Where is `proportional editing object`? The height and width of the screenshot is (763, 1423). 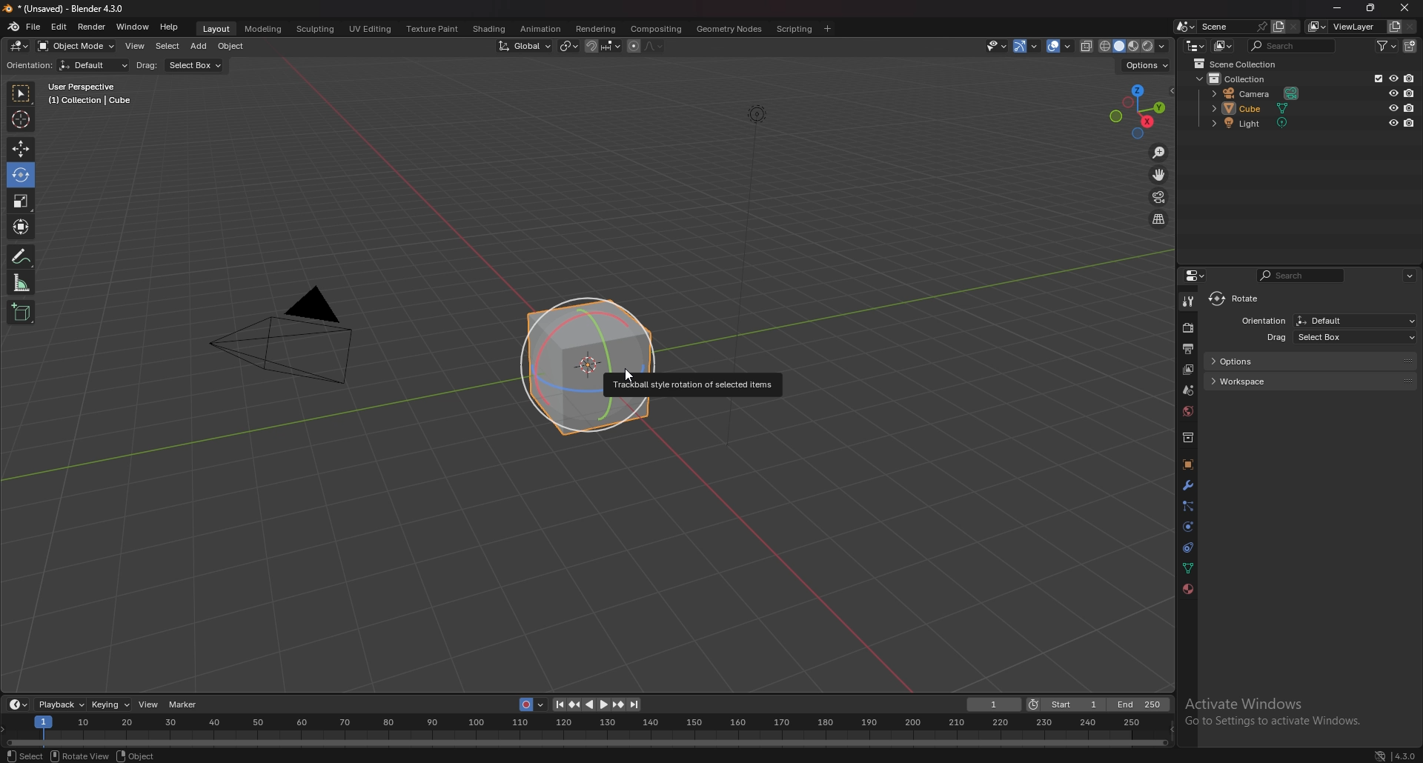
proportional editing object is located at coordinates (634, 47).